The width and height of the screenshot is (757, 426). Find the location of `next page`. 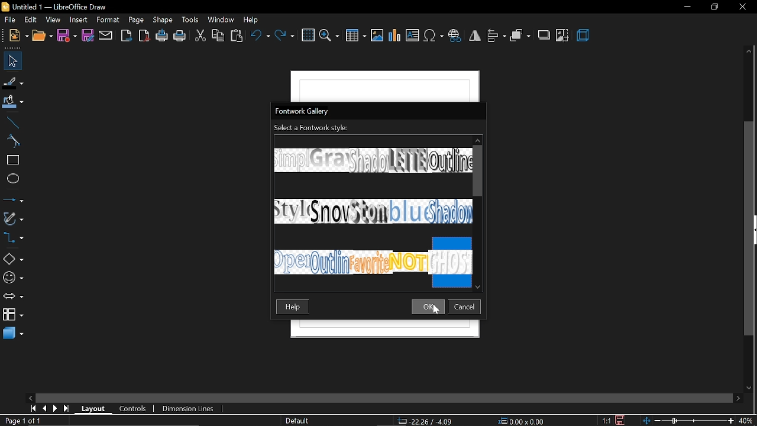

next page is located at coordinates (53, 408).